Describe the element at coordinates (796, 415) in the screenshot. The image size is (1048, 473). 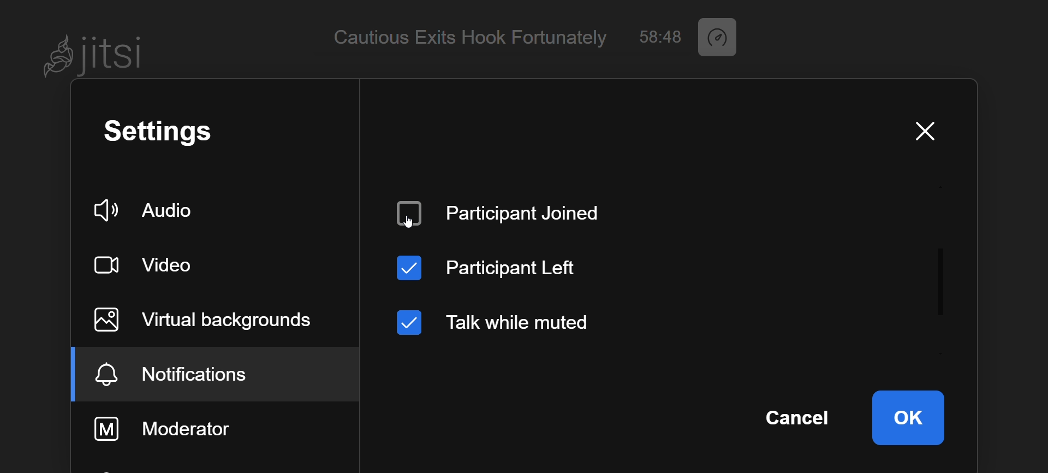
I see `cancel` at that location.